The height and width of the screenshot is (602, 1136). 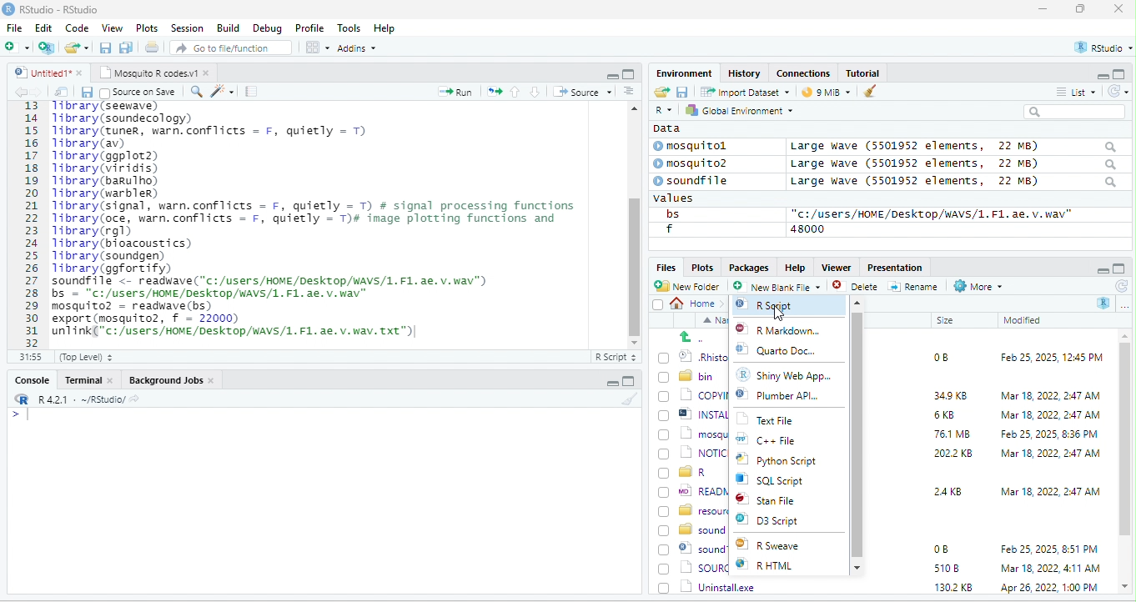 What do you see at coordinates (940, 549) in the screenshot?
I see `0B` at bounding box center [940, 549].